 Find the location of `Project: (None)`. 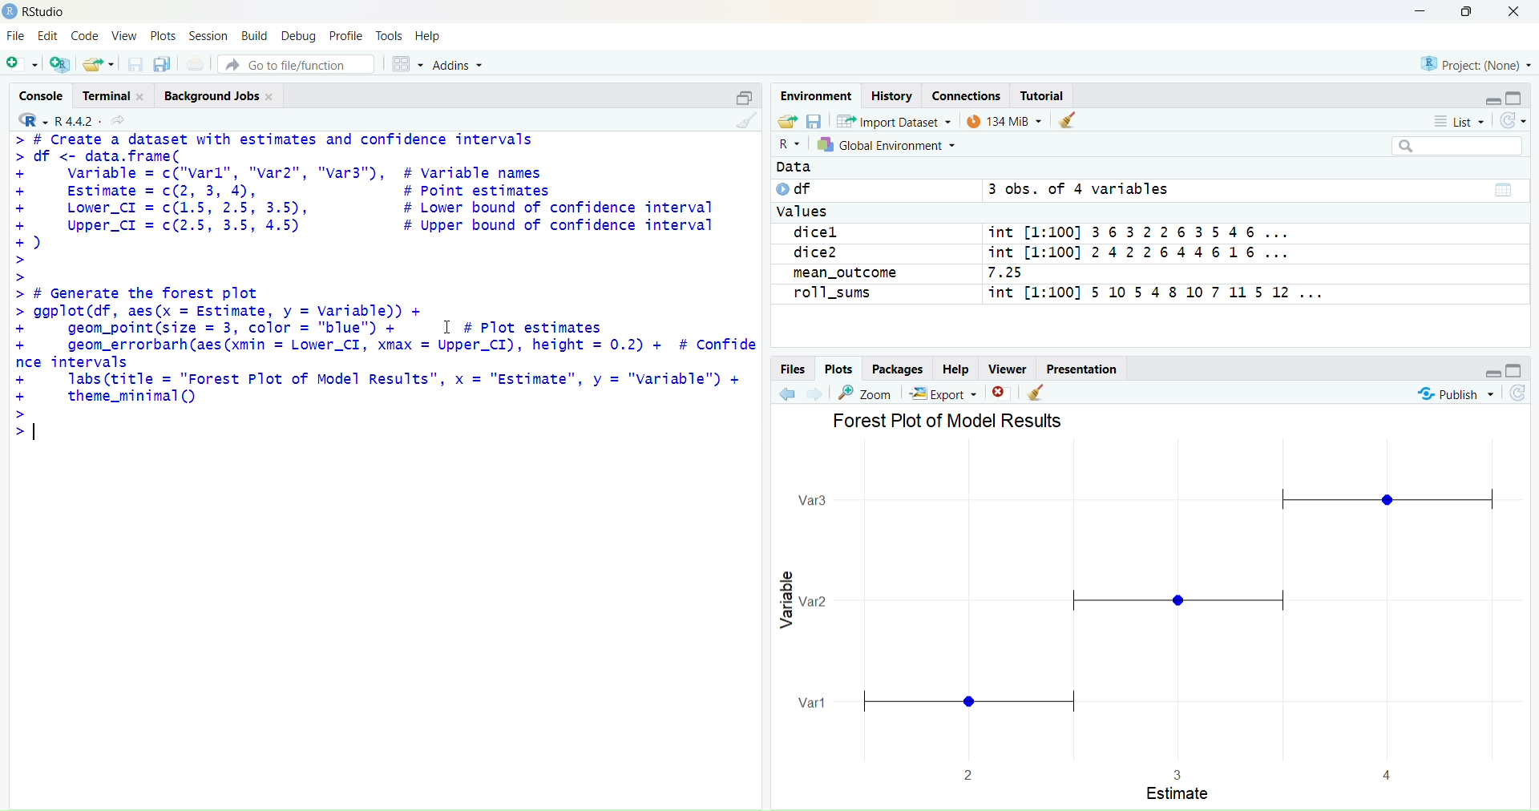

Project: (None) is located at coordinates (1476, 63).